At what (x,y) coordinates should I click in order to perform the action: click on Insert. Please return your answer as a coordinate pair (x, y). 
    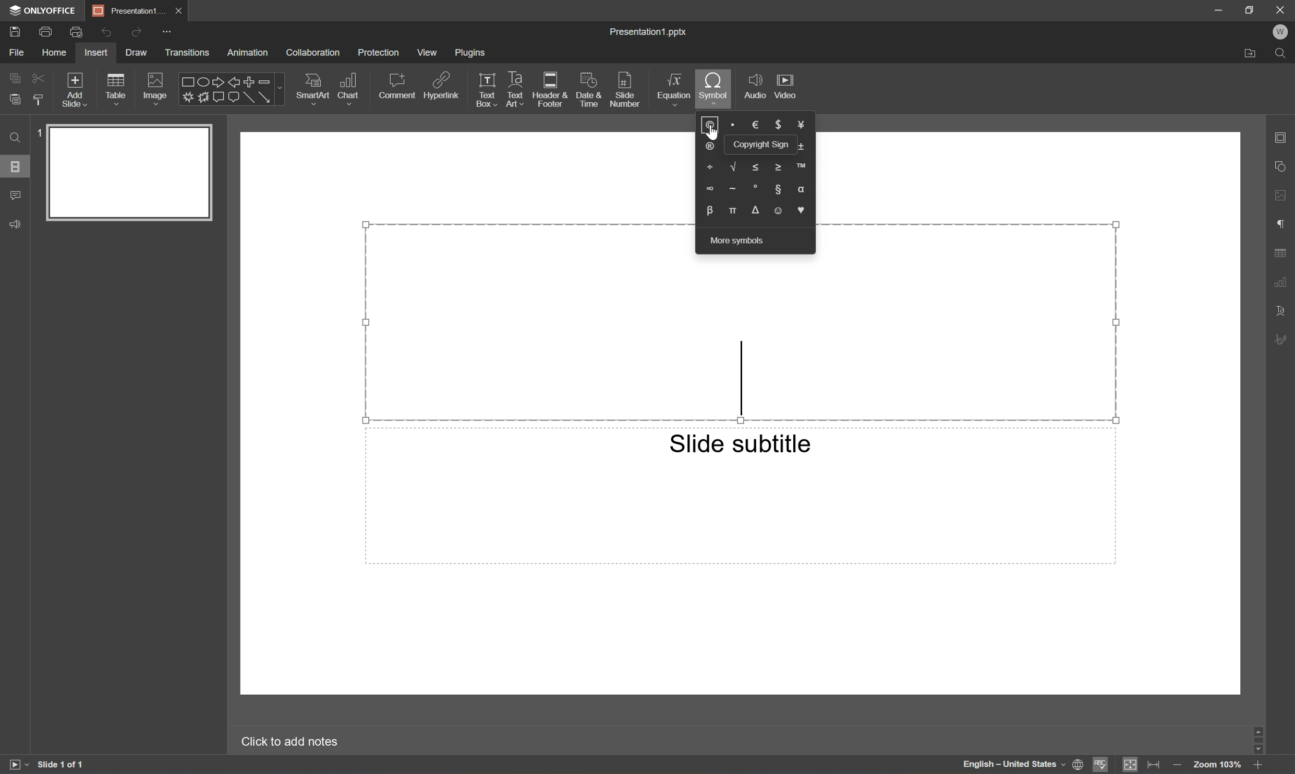
    Looking at the image, I should click on (97, 52).